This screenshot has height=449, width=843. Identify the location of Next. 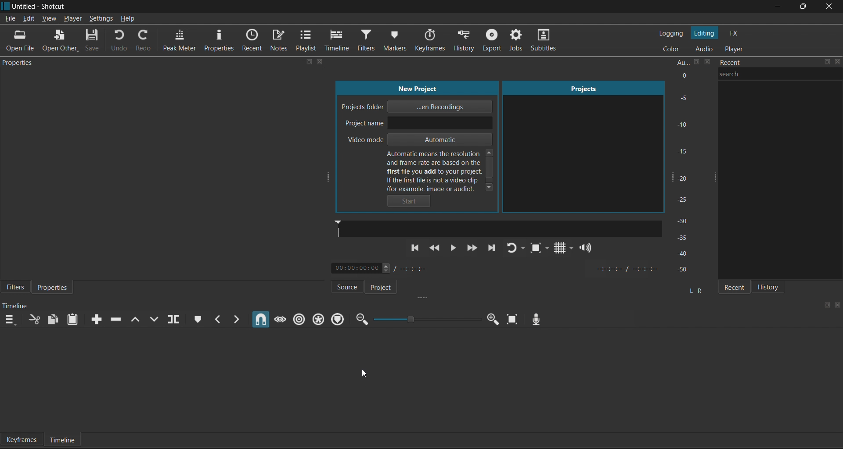
(492, 249).